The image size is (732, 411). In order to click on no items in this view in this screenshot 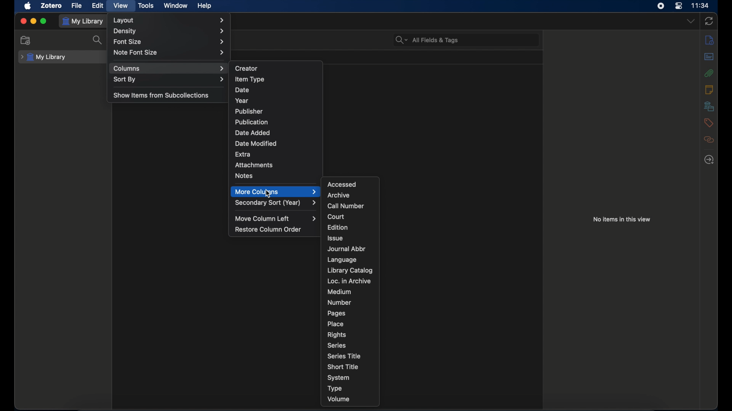, I will do `click(622, 219)`.